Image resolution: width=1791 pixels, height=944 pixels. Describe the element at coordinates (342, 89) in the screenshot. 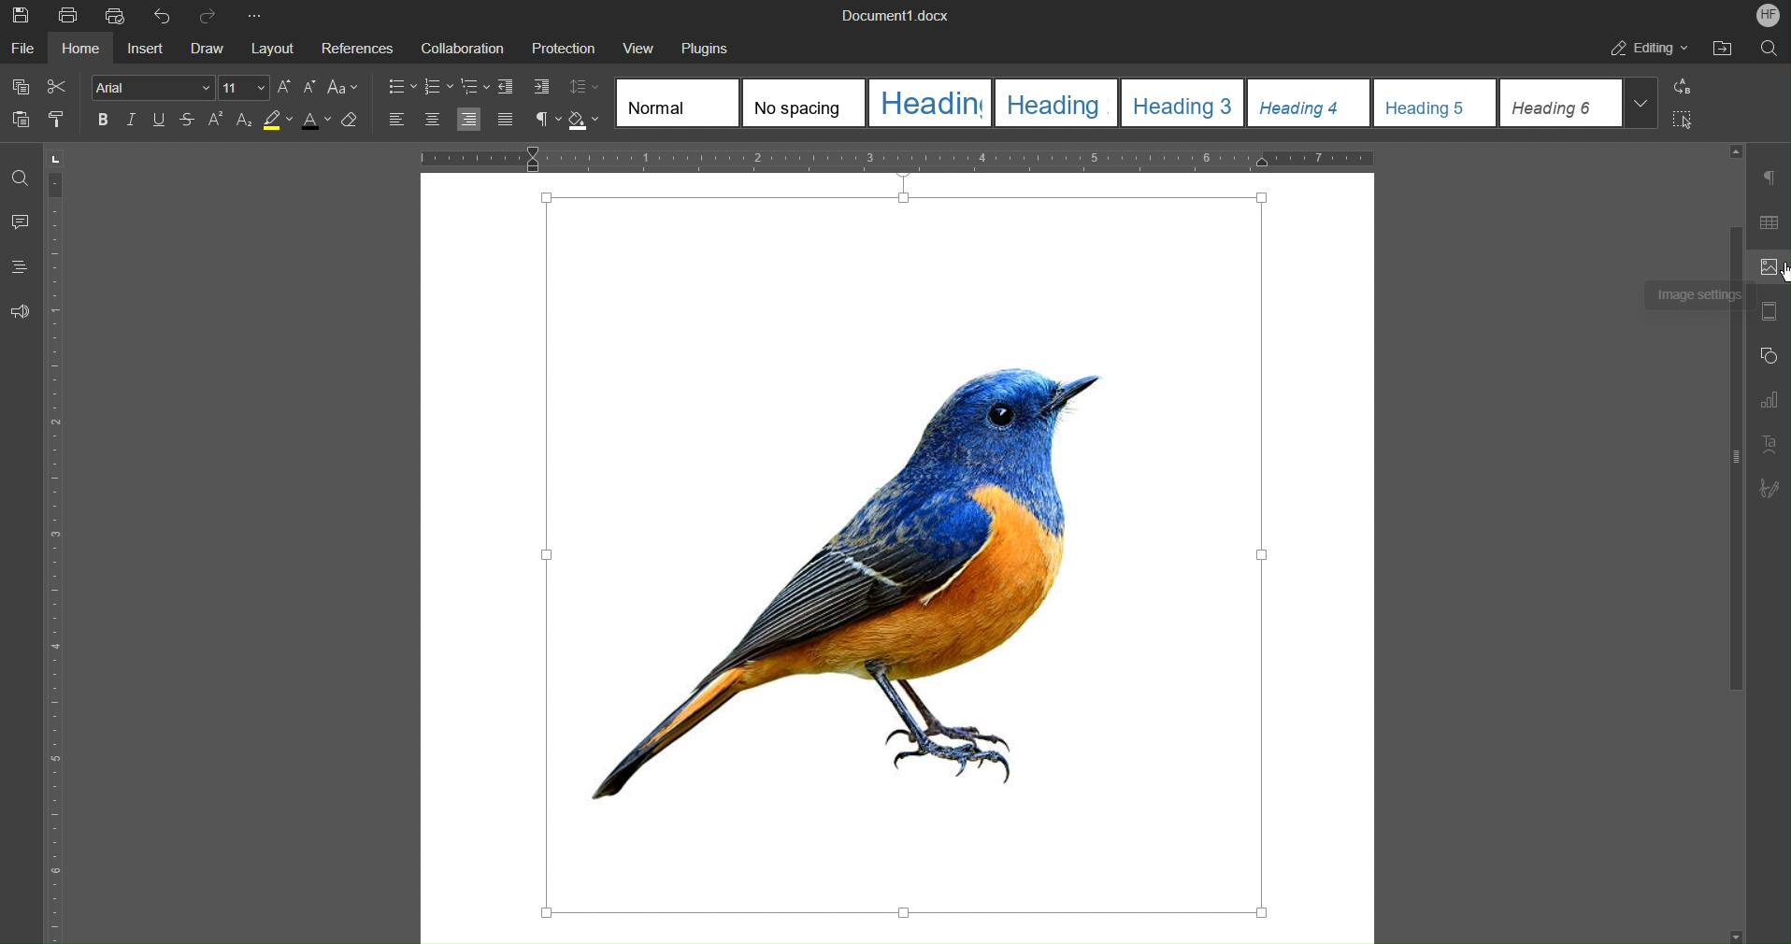

I see `Text Case` at that location.